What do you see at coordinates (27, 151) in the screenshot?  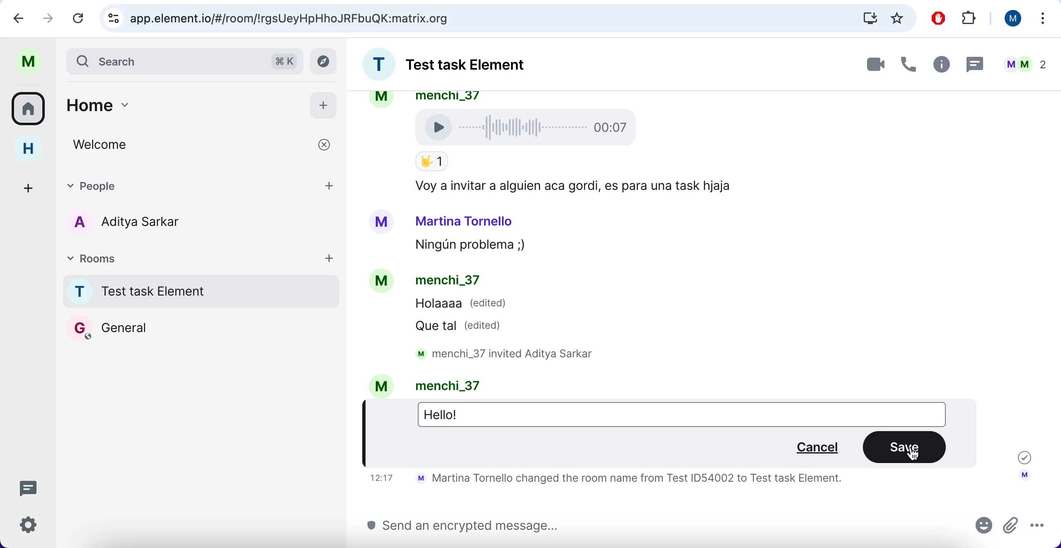 I see `home` at bounding box center [27, 151].